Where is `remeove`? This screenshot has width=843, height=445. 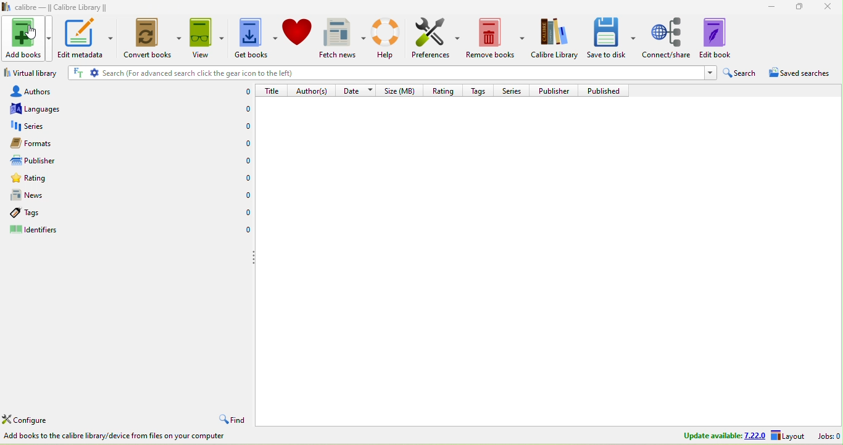 remeove is located at coordinates (495, 39).